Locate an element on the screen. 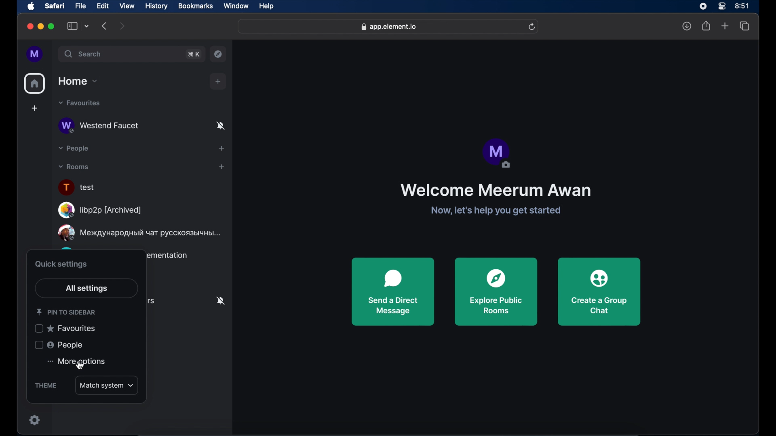  control center is located at coordinates (721, 6).